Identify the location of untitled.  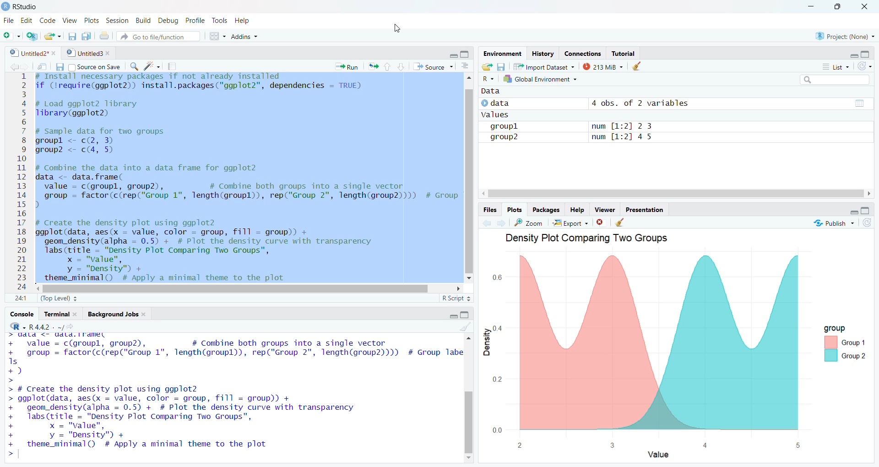
(87, 54).